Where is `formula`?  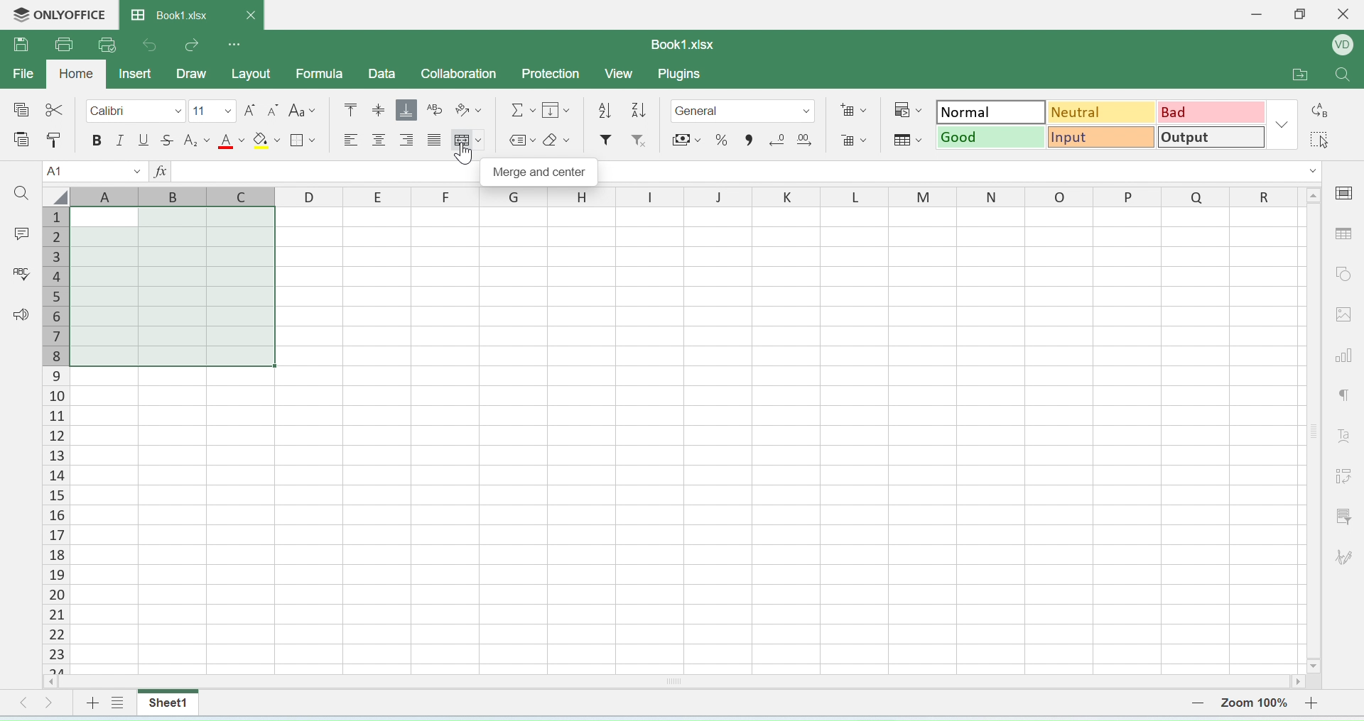
formula is located at coordinates (519, 111).